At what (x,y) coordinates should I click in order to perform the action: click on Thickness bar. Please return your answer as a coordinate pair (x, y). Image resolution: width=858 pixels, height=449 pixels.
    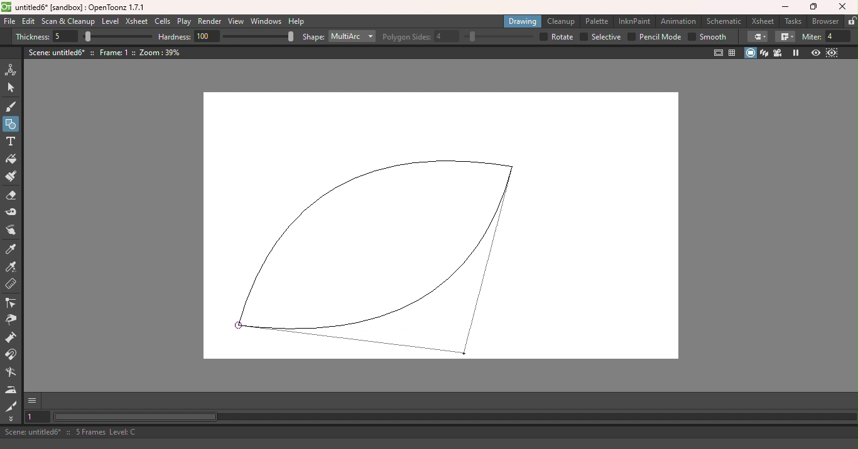
    Looking at the image, I should click on (117, 36).